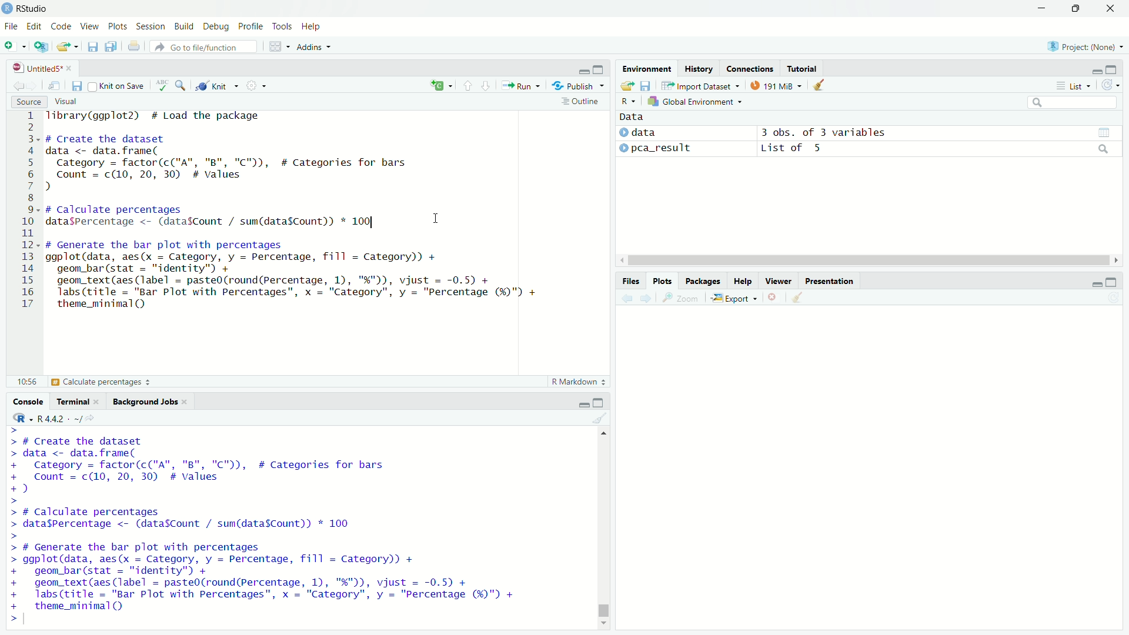 This screenshot has width=1129, height=635. I want to click on background jobs, so click(149, 402).